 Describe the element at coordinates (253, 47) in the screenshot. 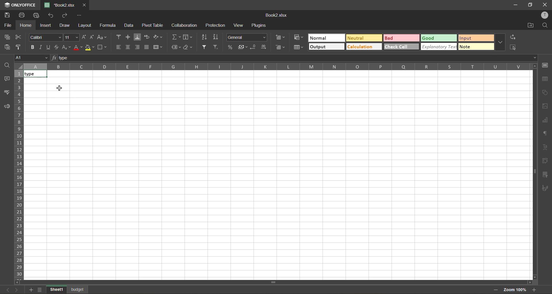

I see `decrease decimal` at that location.